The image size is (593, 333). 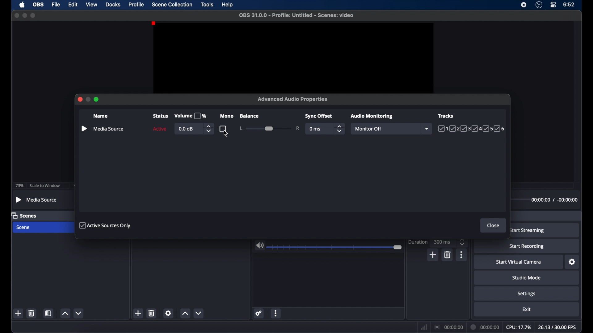 What do you see at coordinates (223, 128) in the screenshot?
I see `checkbox` at bounding box center [223, 128].